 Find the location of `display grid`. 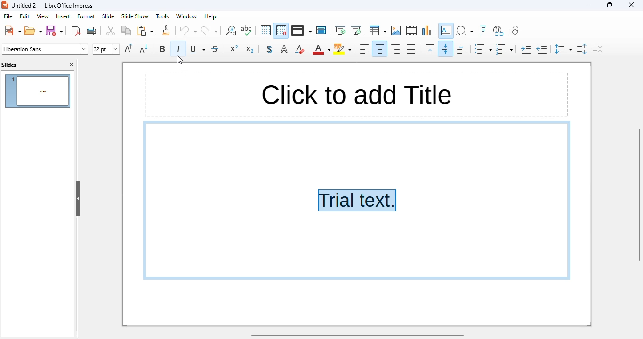

display grid is located at coordinates (265, 31).